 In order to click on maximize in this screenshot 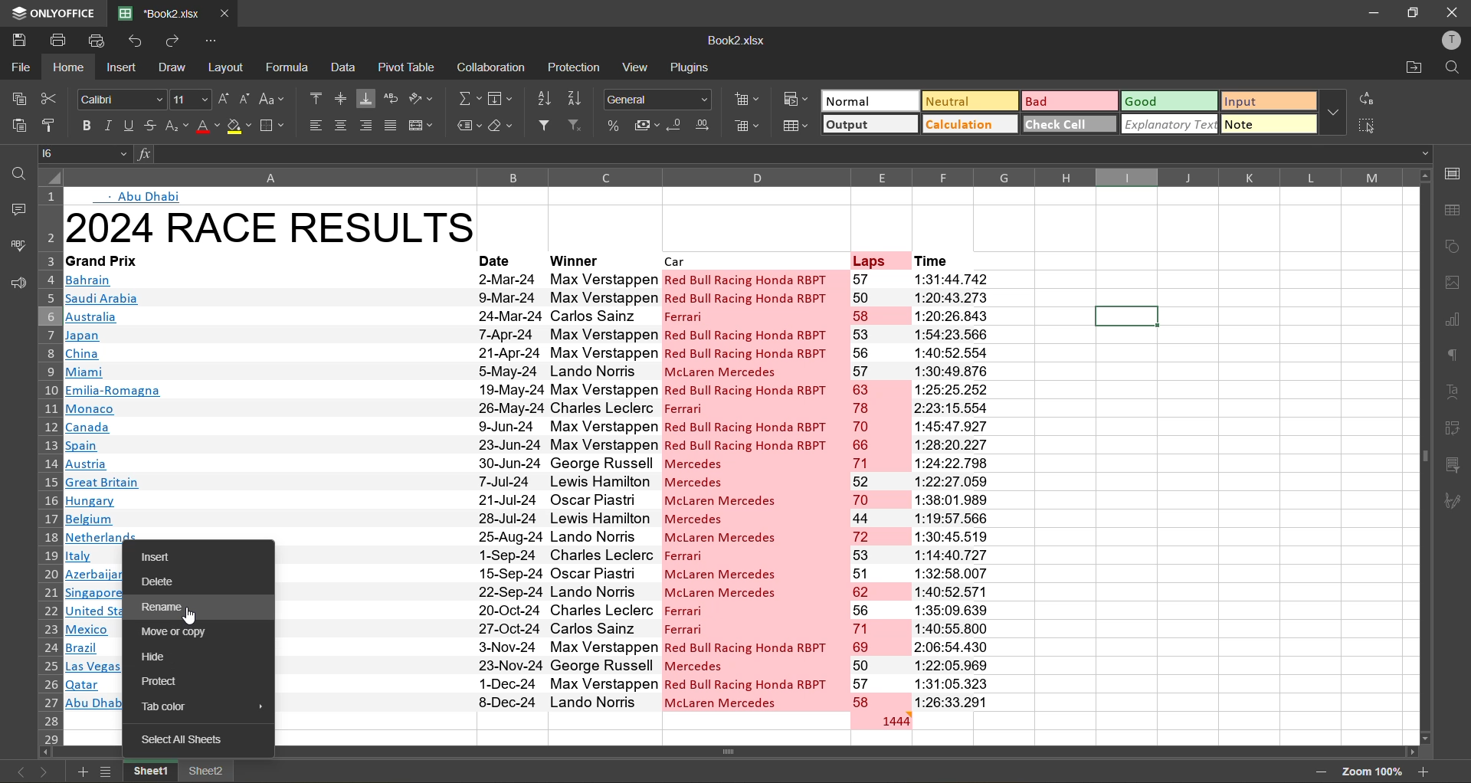, I will do `click(1410, 12)`.